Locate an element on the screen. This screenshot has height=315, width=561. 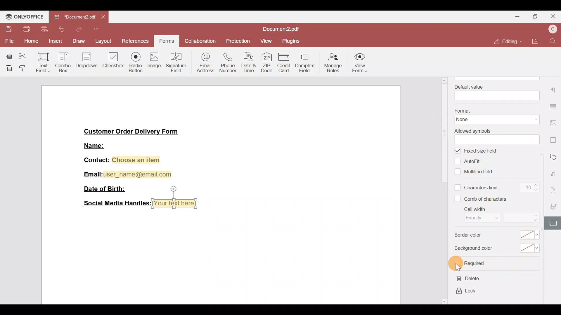
Document2.pdf is located at coordinates (75, 18).